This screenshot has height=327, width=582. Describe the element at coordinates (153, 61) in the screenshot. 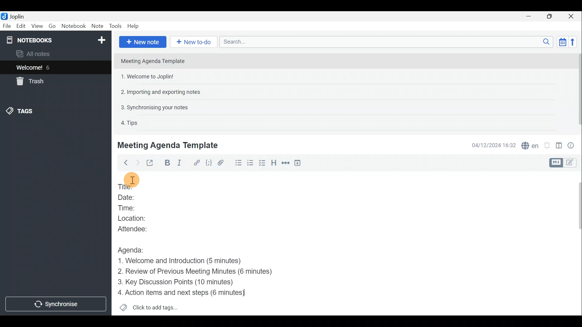

I see `Meeting Agenda Template` at that location.